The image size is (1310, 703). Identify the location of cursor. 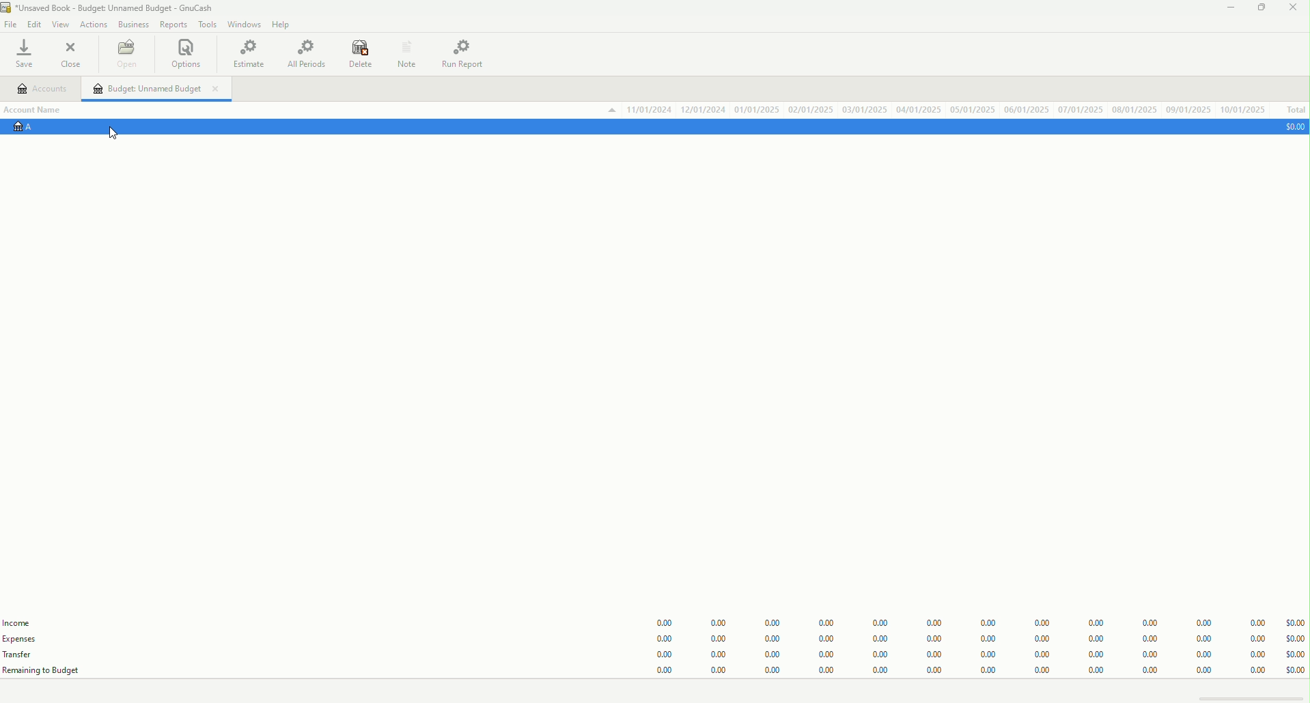
(118, 136).